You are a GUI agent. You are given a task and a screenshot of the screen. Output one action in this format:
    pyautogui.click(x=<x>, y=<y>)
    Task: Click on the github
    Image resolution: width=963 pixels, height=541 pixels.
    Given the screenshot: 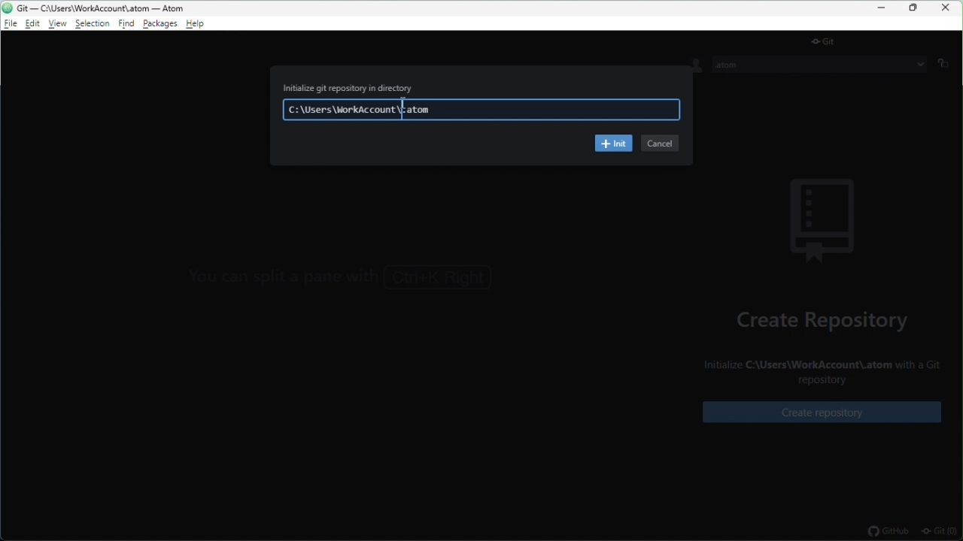 What is the action you would take?
    pyautogui.click(x=888, y=533)
    